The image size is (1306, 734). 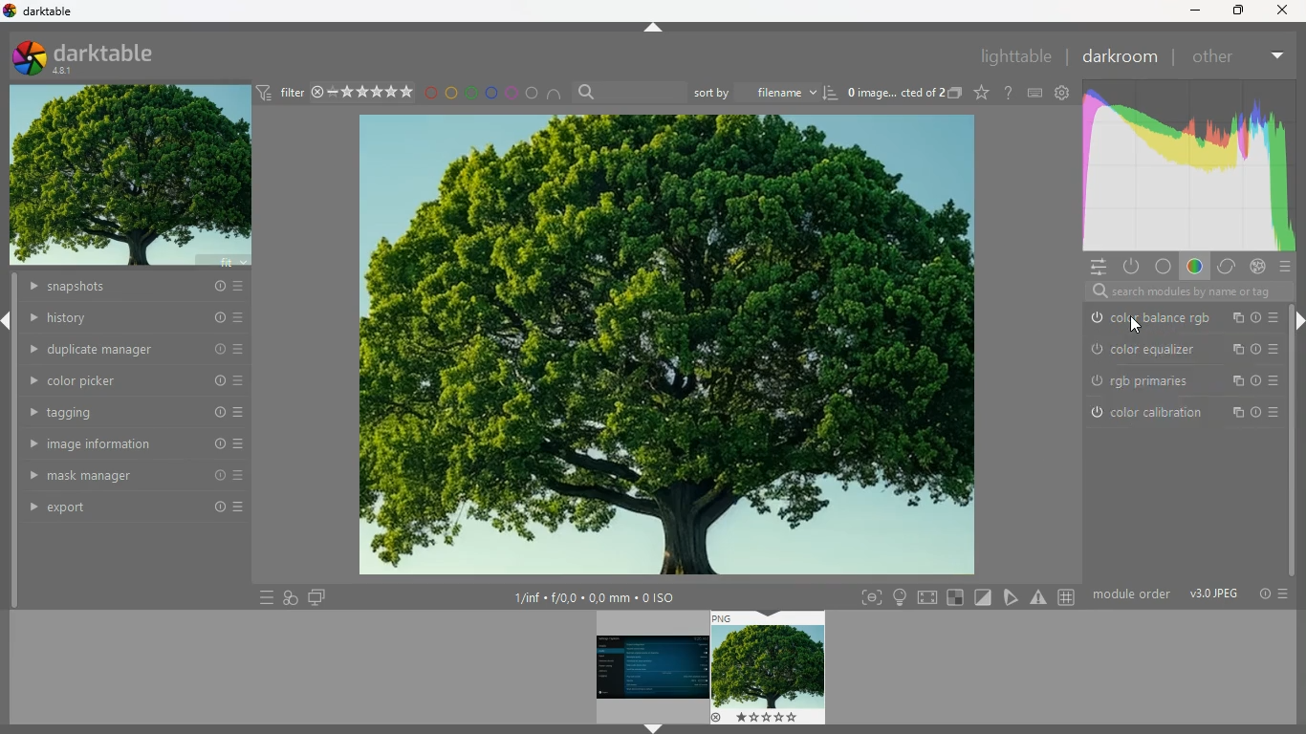 I want to click on circle, so click(x=1164, y=268).